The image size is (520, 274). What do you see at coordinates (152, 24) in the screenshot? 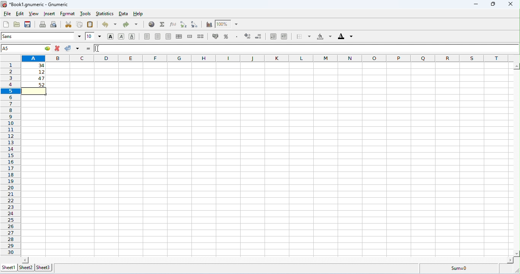
I see `insert hyperlink` at bounding box center [152, 24].